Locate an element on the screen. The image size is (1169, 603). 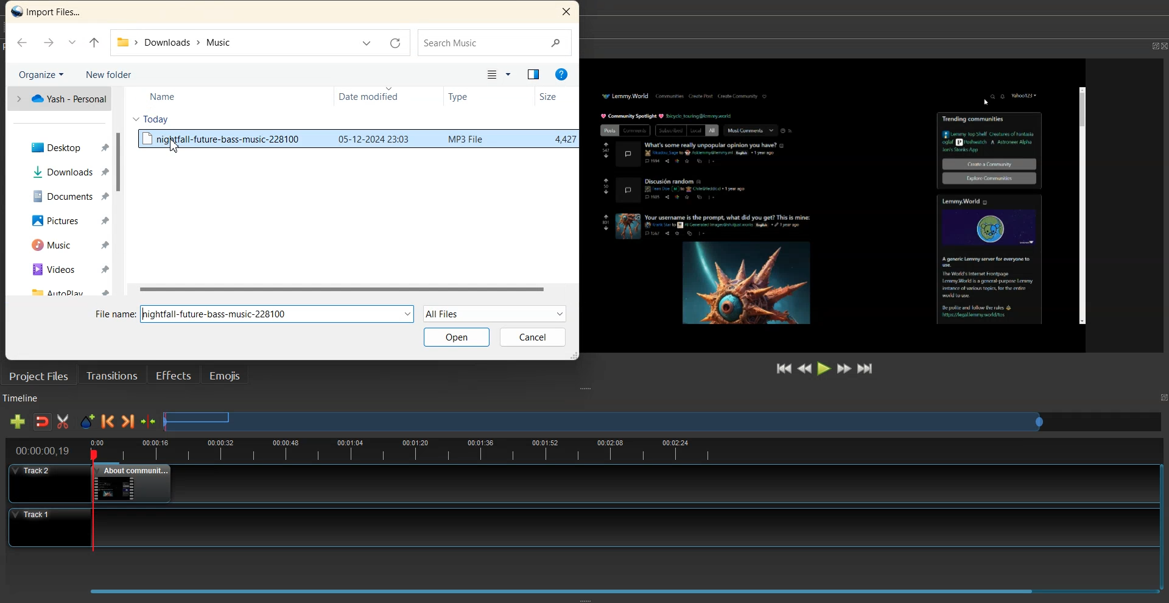
Vertical Scrollbar is located at coordinates (120, 192).